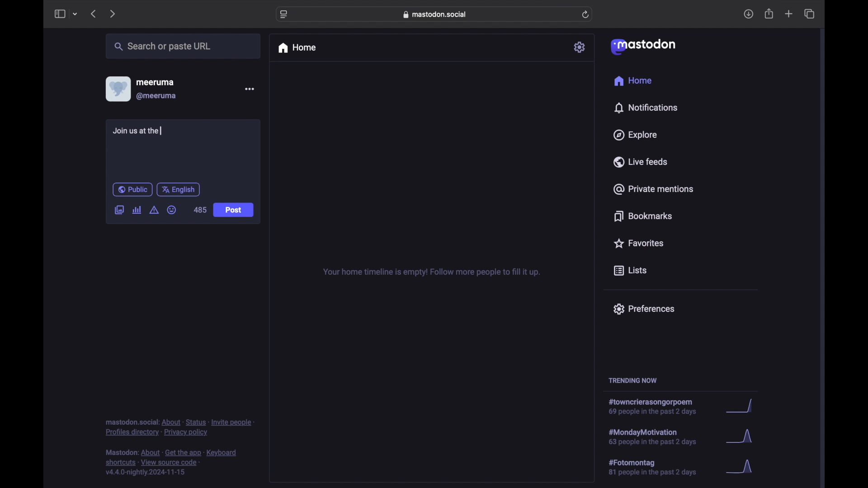 The width and height of the screenshot is (868, 488). Describe the element at coordinates (75, 14) in the screenshot. I see `tab group picker` at that location.